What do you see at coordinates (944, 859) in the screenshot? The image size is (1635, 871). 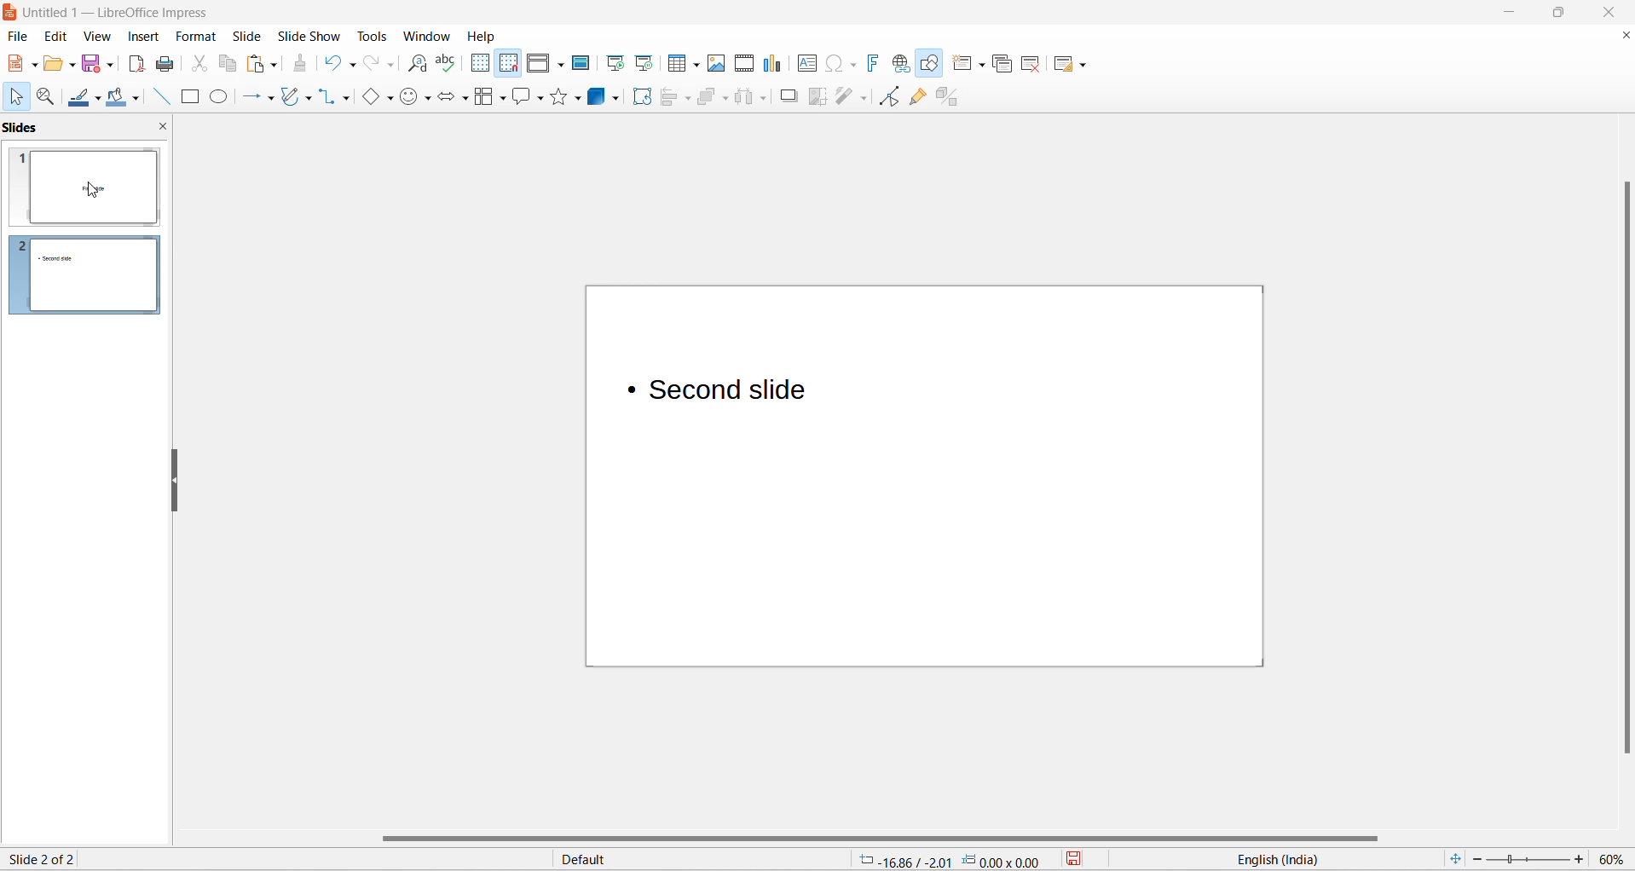 I see `cursor and selection placement` at bounding box center [944, 859].